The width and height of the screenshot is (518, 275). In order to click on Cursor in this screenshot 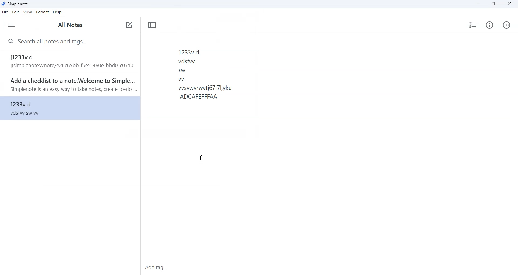, I will do `click(200, 158)`.